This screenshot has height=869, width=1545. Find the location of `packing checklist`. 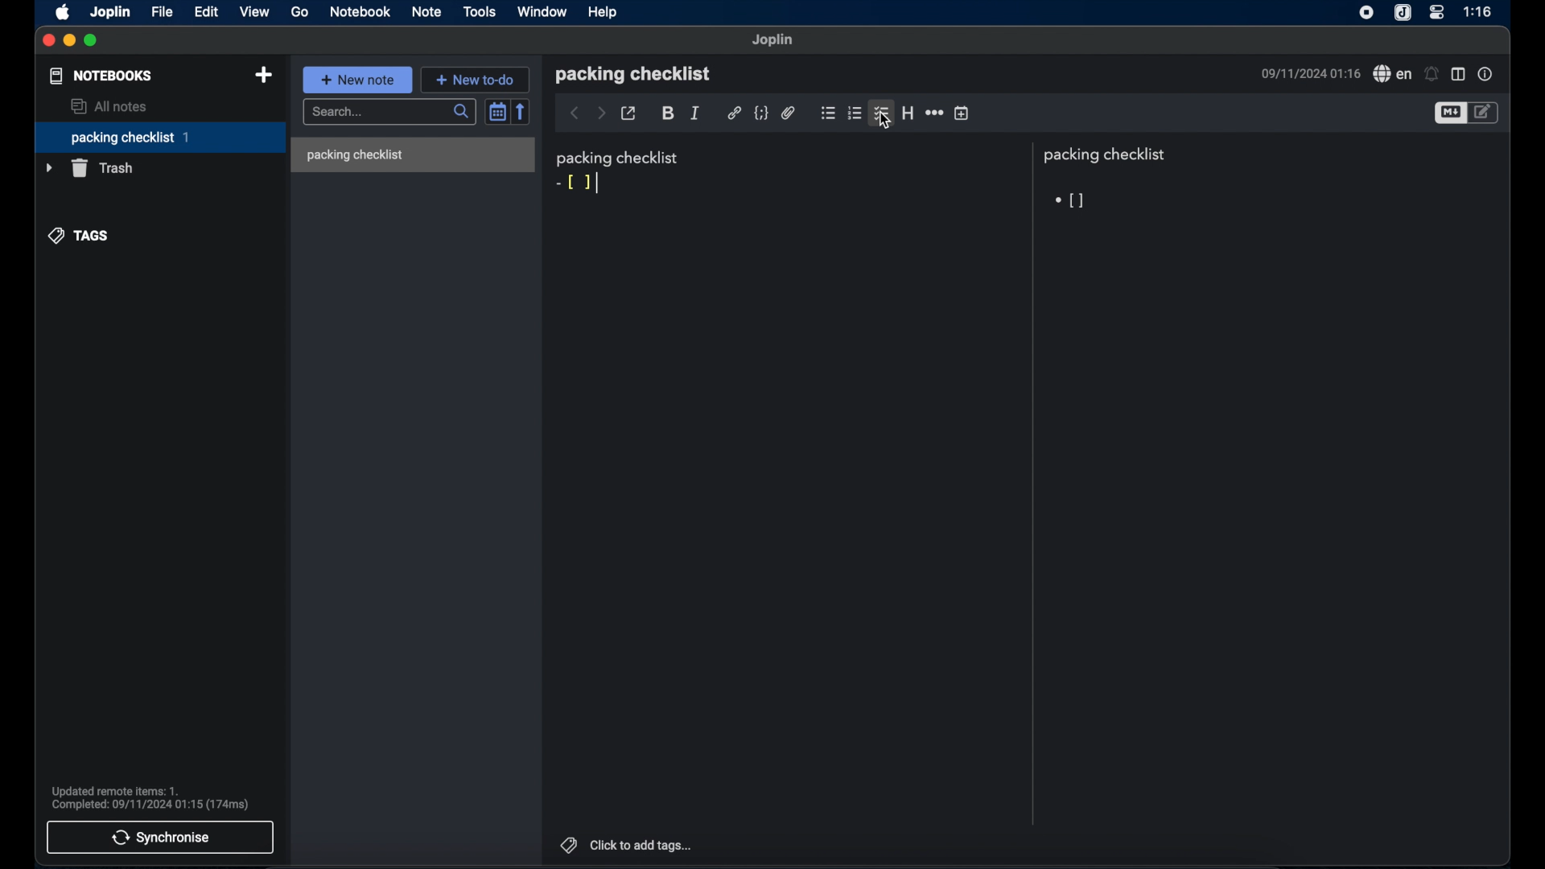

packing checklist is located at coordinates (159, 138).